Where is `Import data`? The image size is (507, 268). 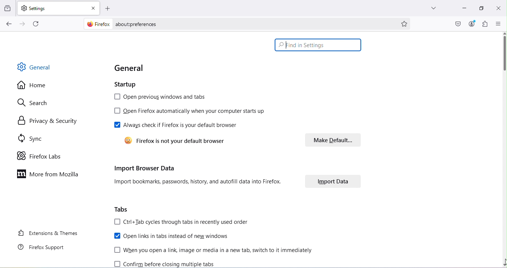 Import data is located at coordinates (333, 181).